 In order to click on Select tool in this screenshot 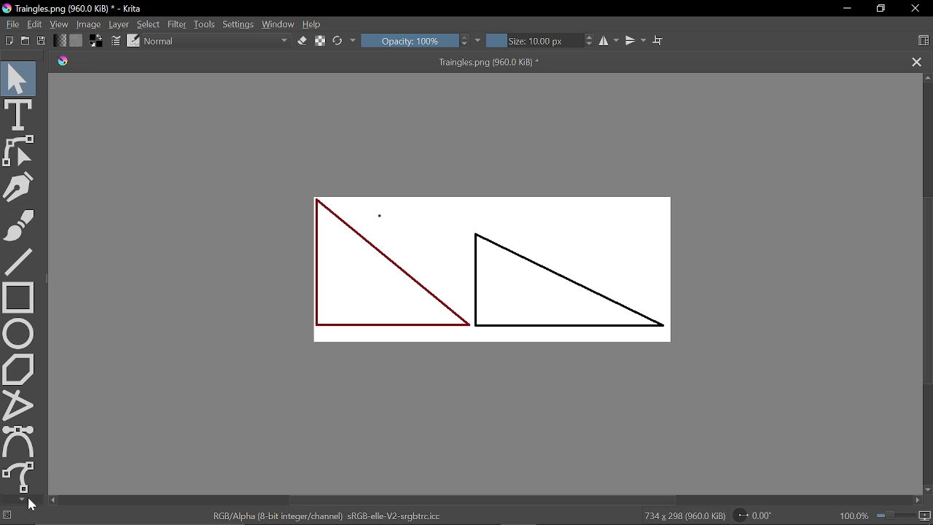, I will do `click(19, 78)`.